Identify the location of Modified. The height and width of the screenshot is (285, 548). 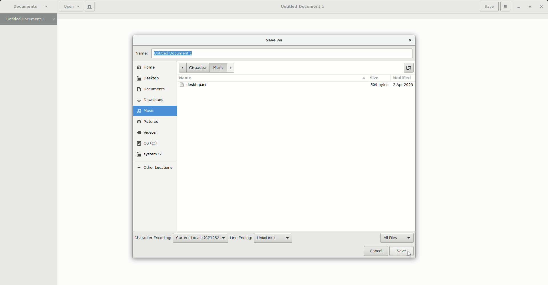
(402, 78).